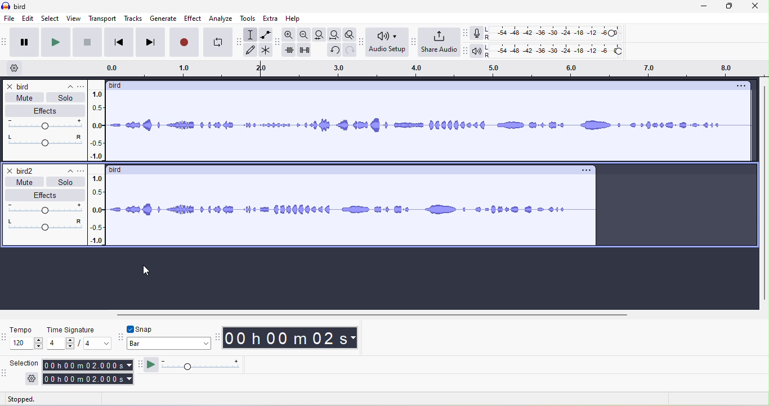 Image resolution: width=769 pixels, height=406 pixels. What do you see at coordinates (331, 69) in the screenshot?
I see `click and drag to define a looping region` at bounding box center [331, 69].